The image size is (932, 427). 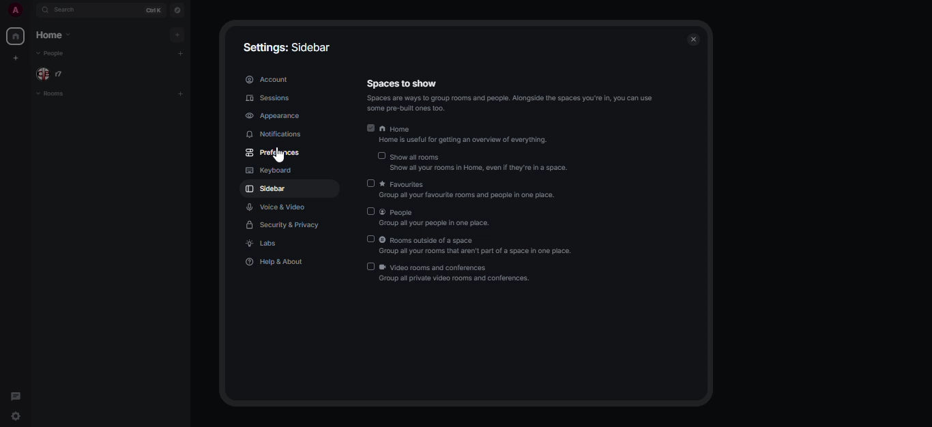 What do you see at coordinates (372, 239) in the screenshot?
I see `disabled` at bounding box center [372, 239].